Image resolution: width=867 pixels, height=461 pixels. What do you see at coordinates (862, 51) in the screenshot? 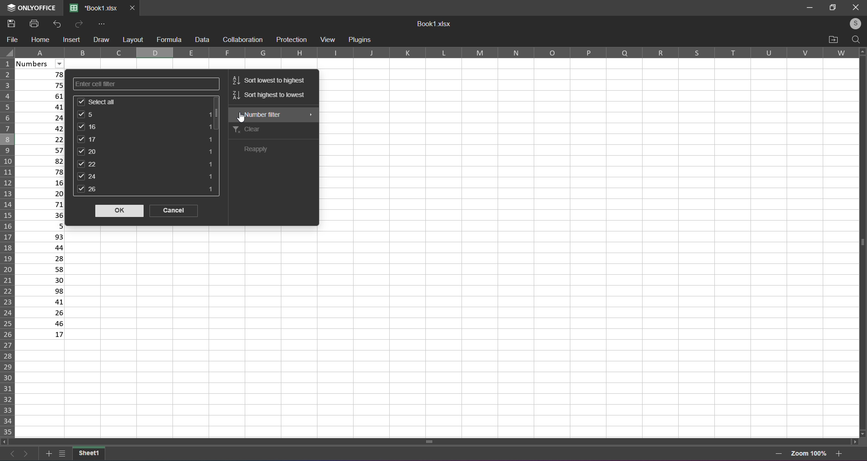
I see `Move up` at bounding box center [862, 51].